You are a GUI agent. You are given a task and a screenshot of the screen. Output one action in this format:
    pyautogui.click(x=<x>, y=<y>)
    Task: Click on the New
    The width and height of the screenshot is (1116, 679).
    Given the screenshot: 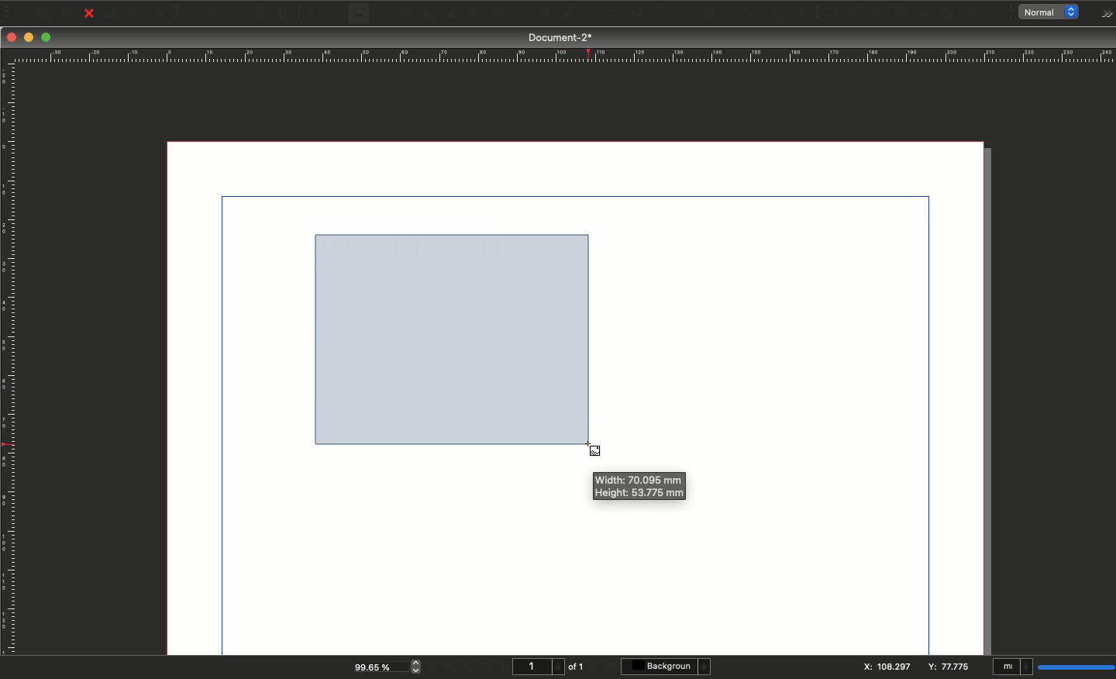 What is the action you would take?
    pyautogui.click(x=17, y=12)
    